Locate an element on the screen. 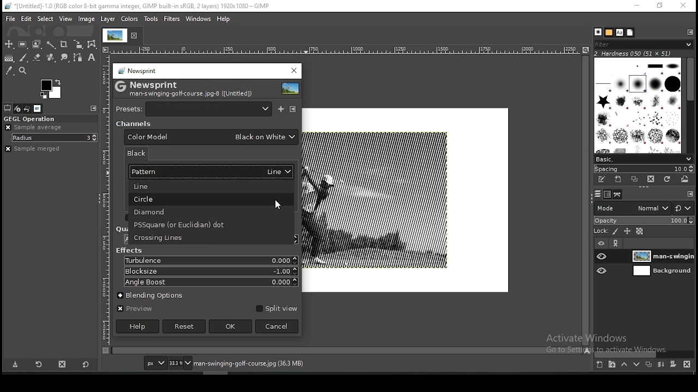 The image size is (698, 392). diamond is located at coordinates (211, 213).